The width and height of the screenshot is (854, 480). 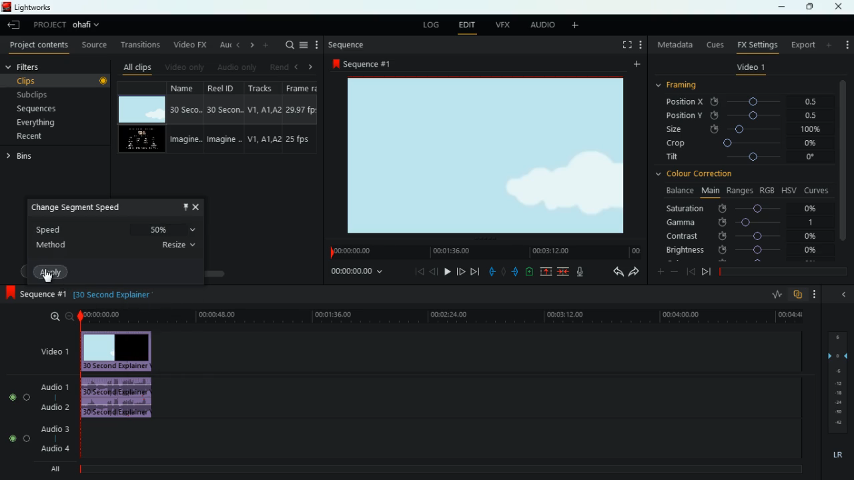 I want to click on cues, so click(x=712, y=44).